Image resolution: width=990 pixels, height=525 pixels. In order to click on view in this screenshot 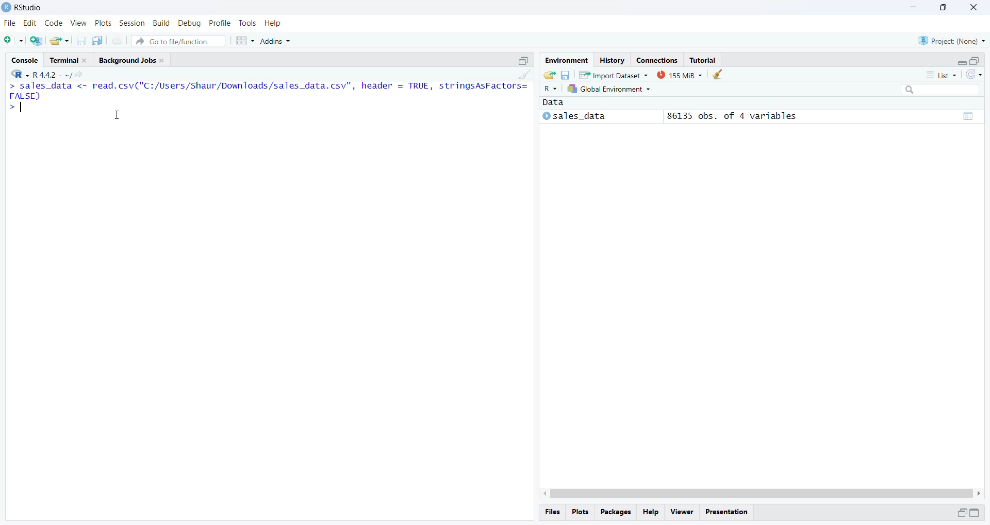, I will do `click(81, 23)`.